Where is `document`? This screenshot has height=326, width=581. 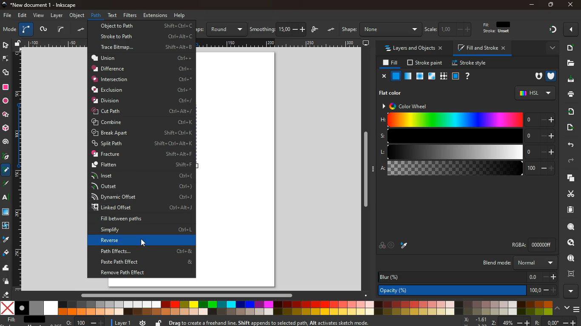 document is located at coordinates (571, 209).